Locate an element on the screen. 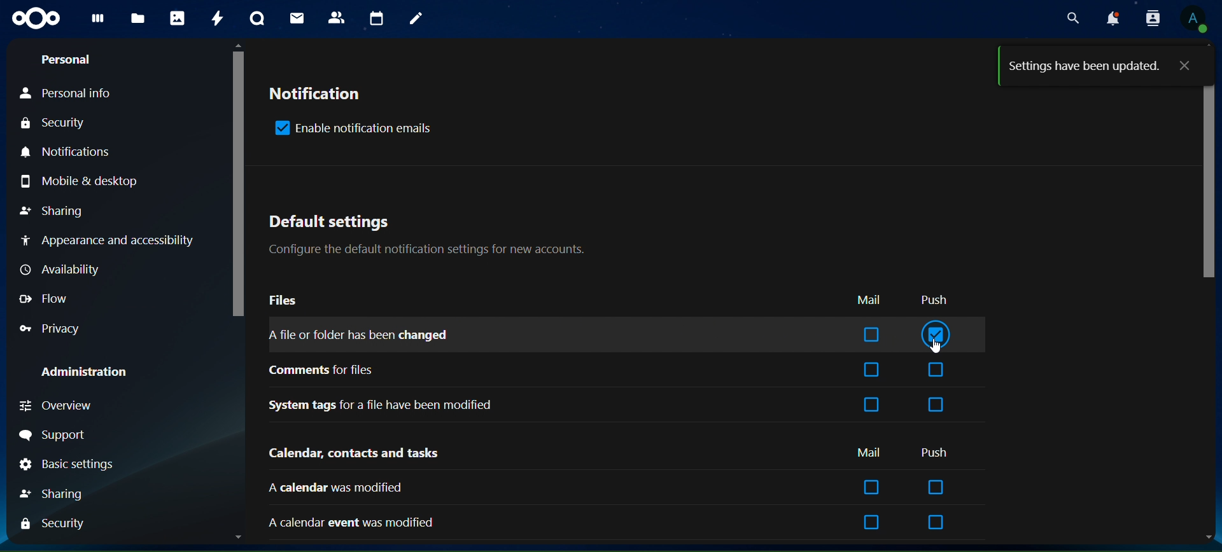  notification is located at coordinates (320, 97).